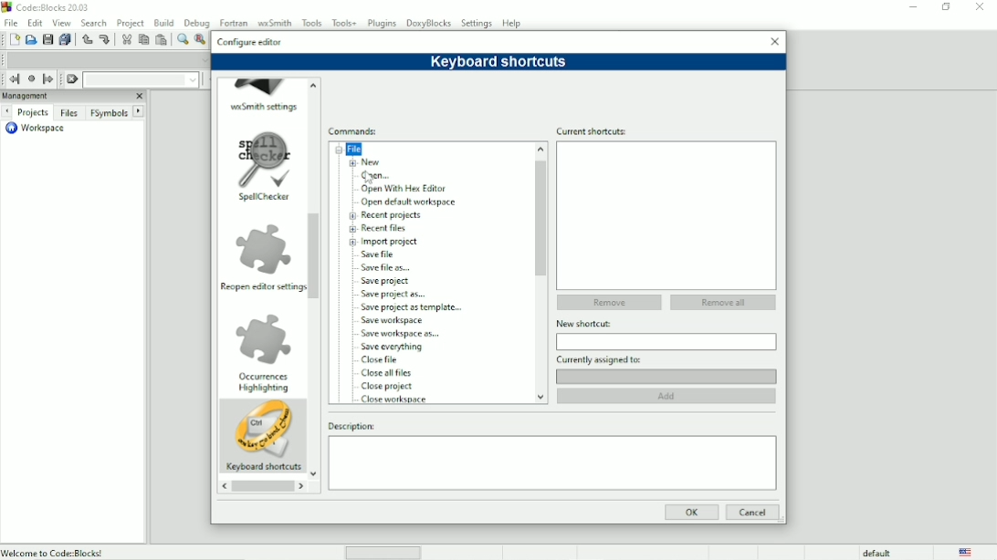 This screenshot has height=560, width=997. Describe the element at coordinates (429, 23) in the screenshot. I see `DoxyBlocks` at that location.